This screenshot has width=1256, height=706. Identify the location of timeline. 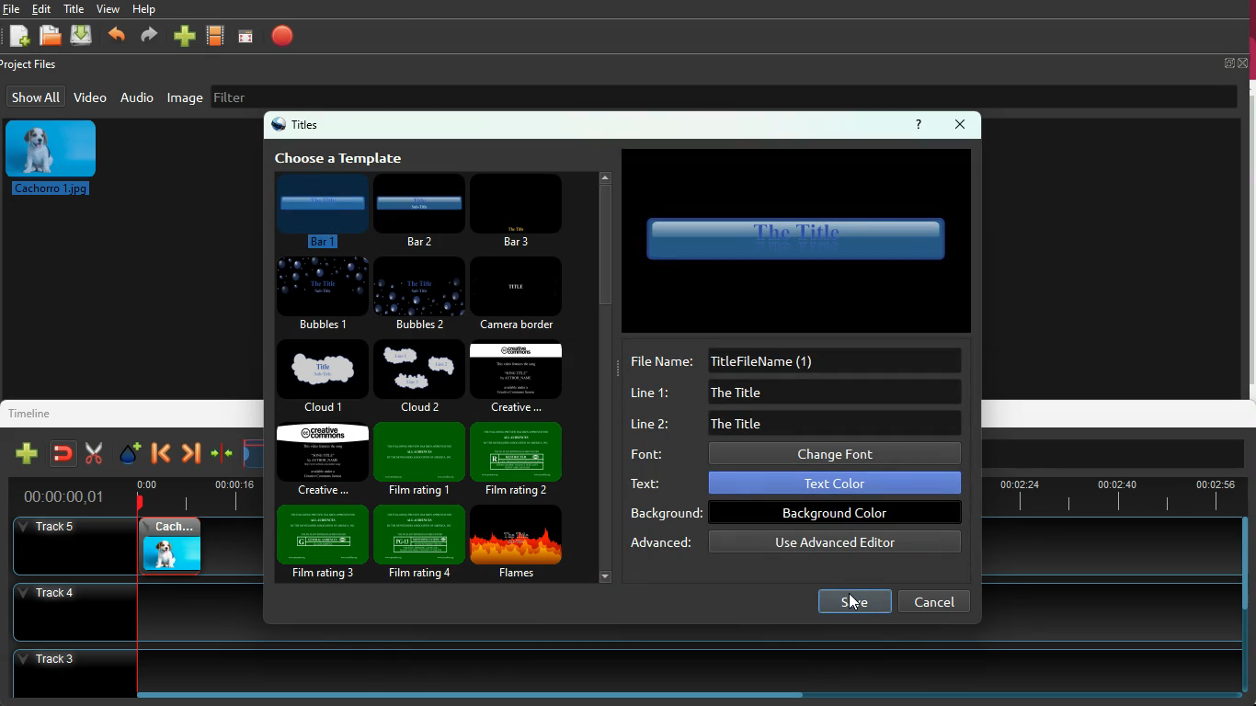
(38, 412).